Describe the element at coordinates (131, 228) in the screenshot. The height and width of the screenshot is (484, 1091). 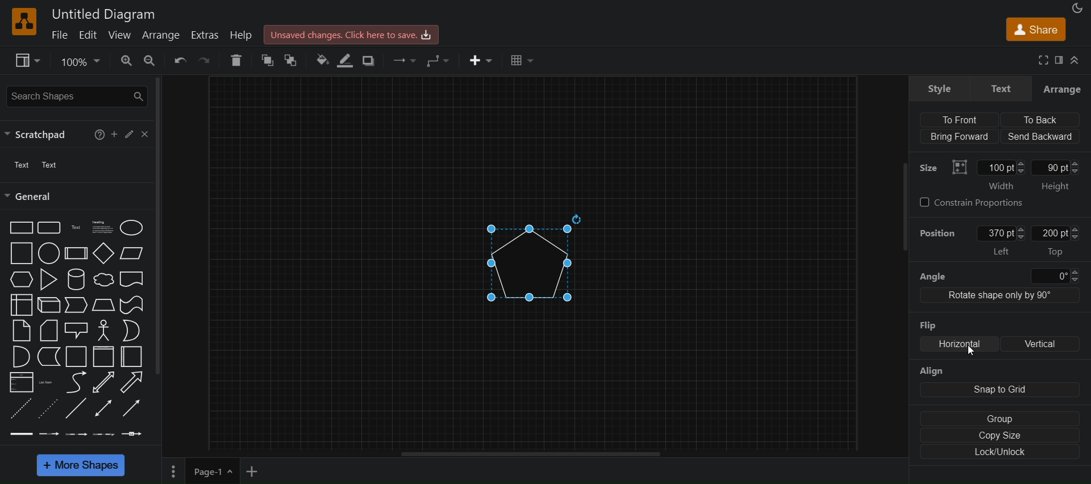
I see `Ellipse` at that location.